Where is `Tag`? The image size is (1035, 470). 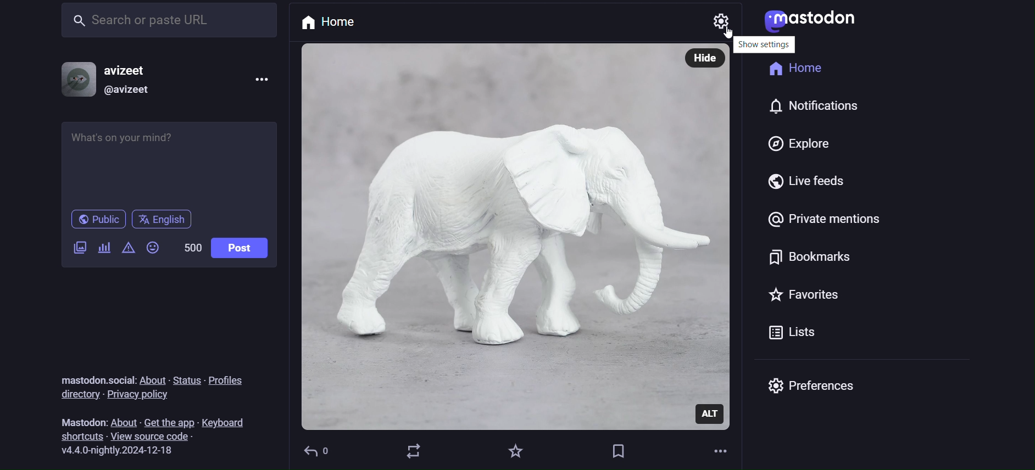 Tag is located at coordinates (615, 452).